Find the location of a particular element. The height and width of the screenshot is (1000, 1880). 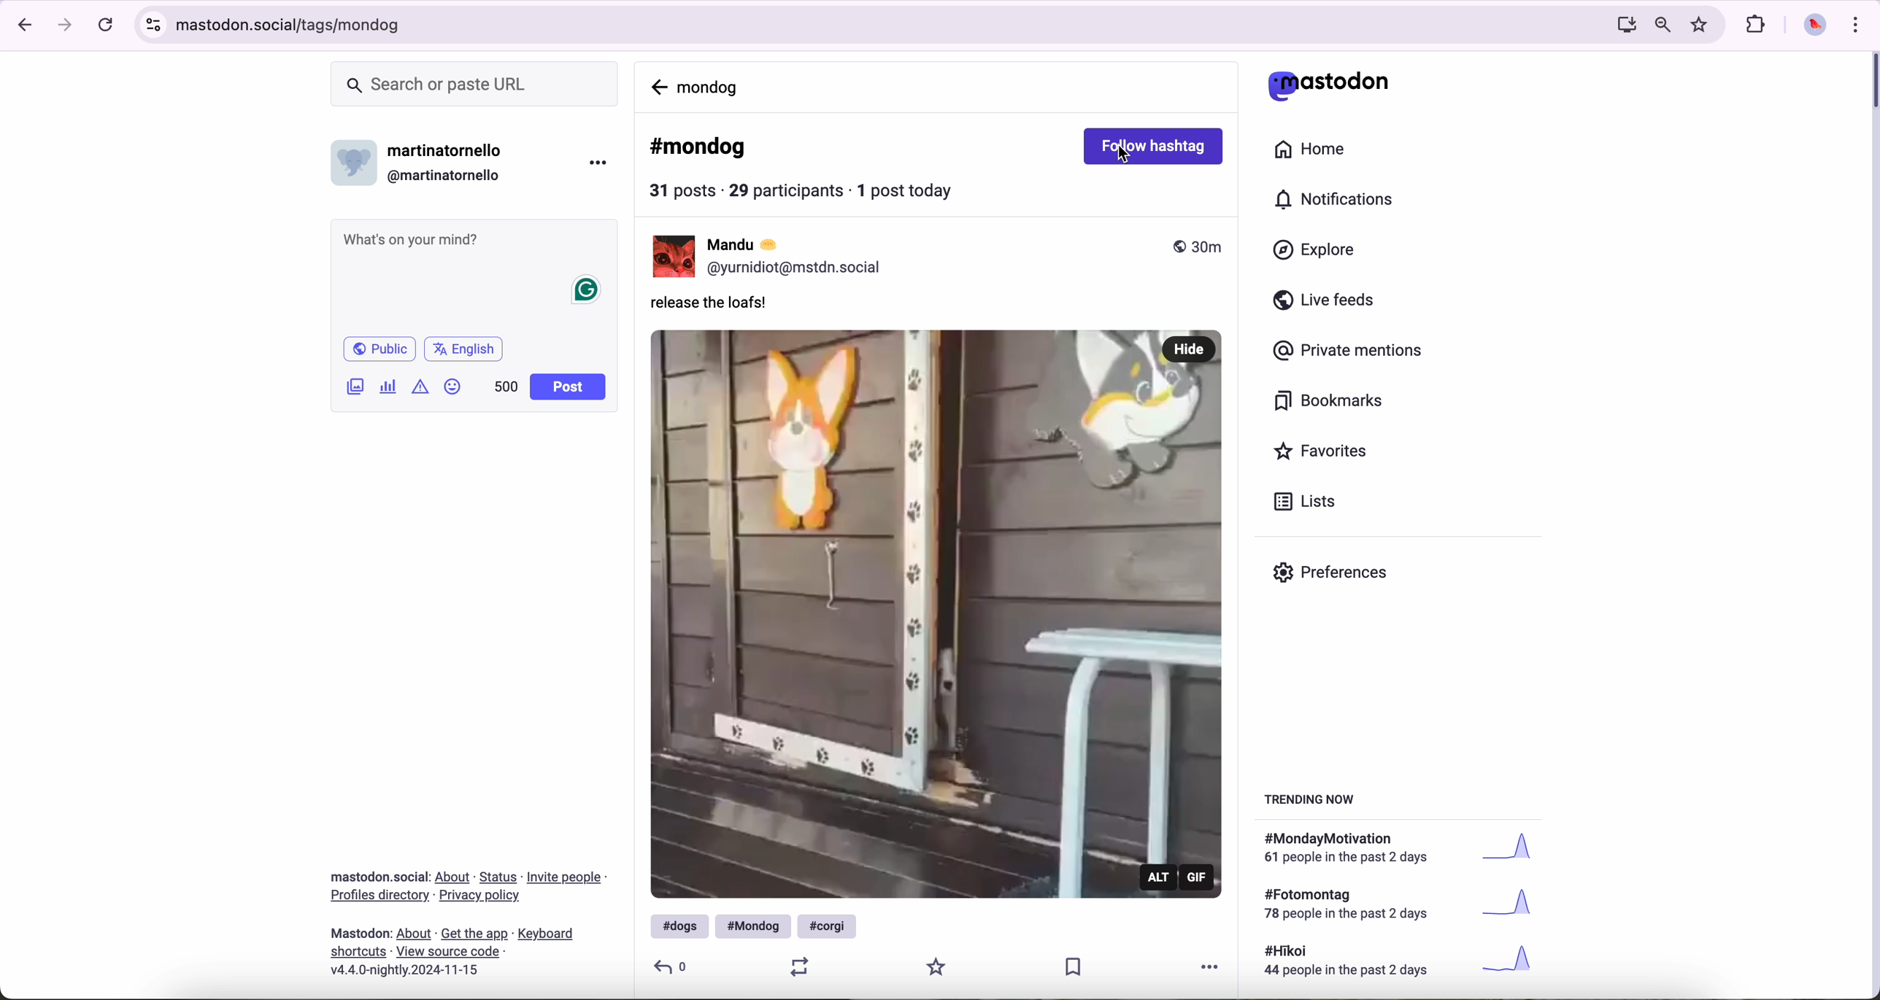

more options is located at coordinates (597, 166).